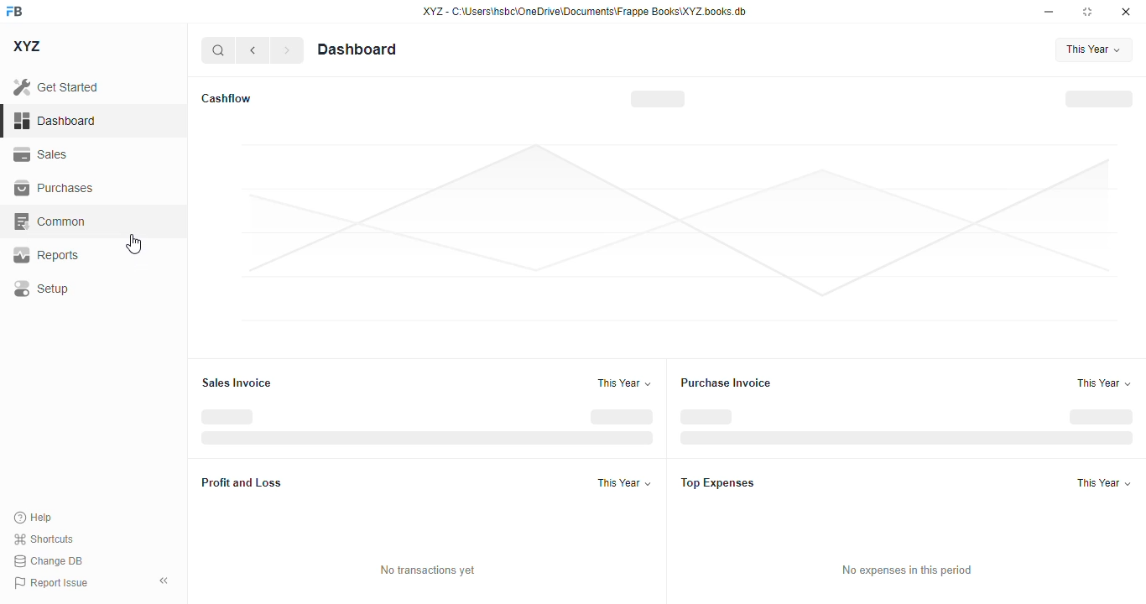  I want to click on cashflow, so click(225, 98).